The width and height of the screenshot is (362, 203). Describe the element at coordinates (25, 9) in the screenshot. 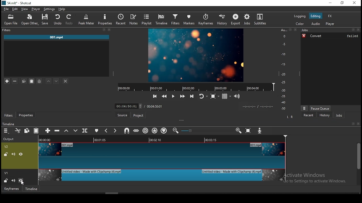

I see `view` at that location.